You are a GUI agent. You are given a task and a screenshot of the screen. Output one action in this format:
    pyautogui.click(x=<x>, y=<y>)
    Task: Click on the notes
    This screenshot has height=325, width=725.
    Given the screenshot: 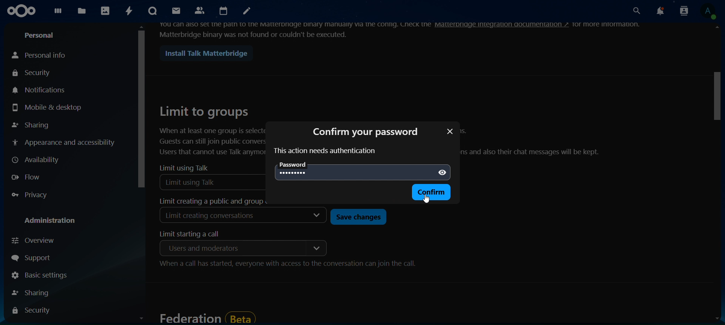 What is the action you would take?
    pyautogui.click(x=248, y=12)
    